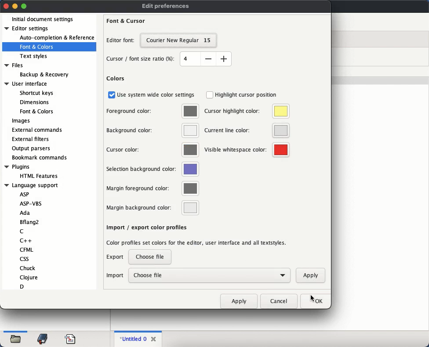  I want to click on cancel, so click(279, 300).